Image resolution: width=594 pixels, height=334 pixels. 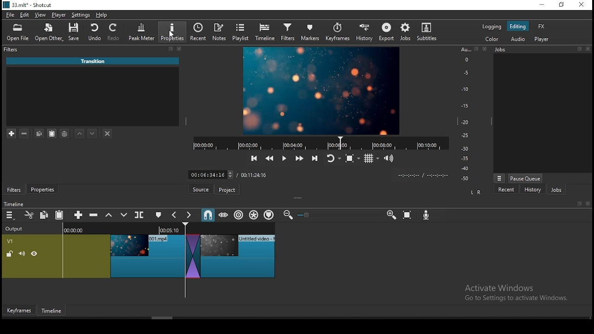 I want to click on view, so click(x=42, y=16).